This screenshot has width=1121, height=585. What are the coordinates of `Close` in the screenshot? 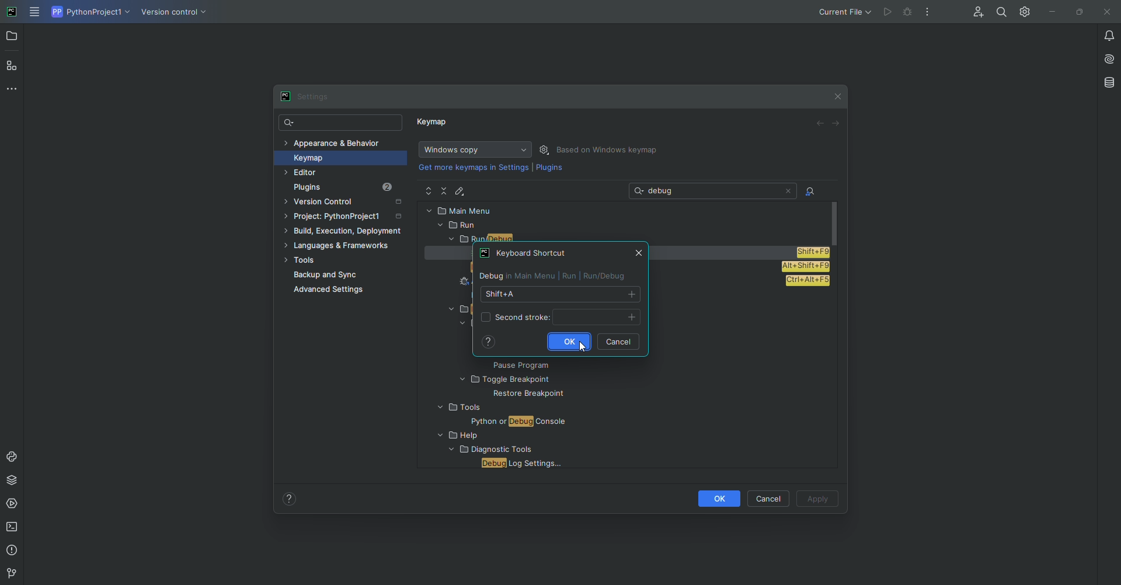 It's located at (838, 94).